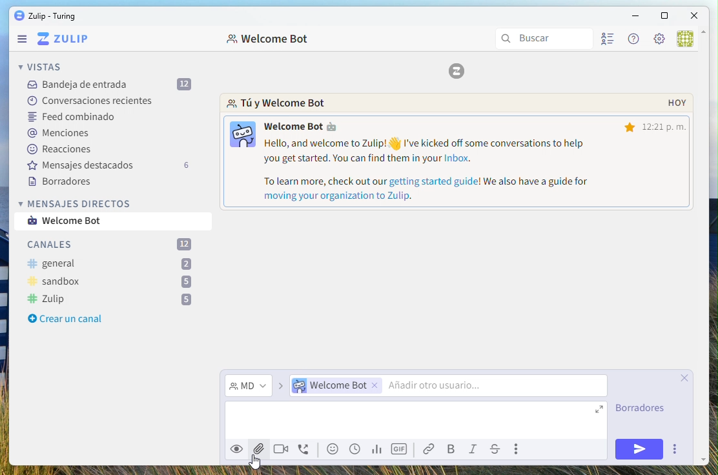 This screenshot has height=475, width=718. Describe the element at coordinates (63, 183) in the screenshot. I see `Drafts` at that location.